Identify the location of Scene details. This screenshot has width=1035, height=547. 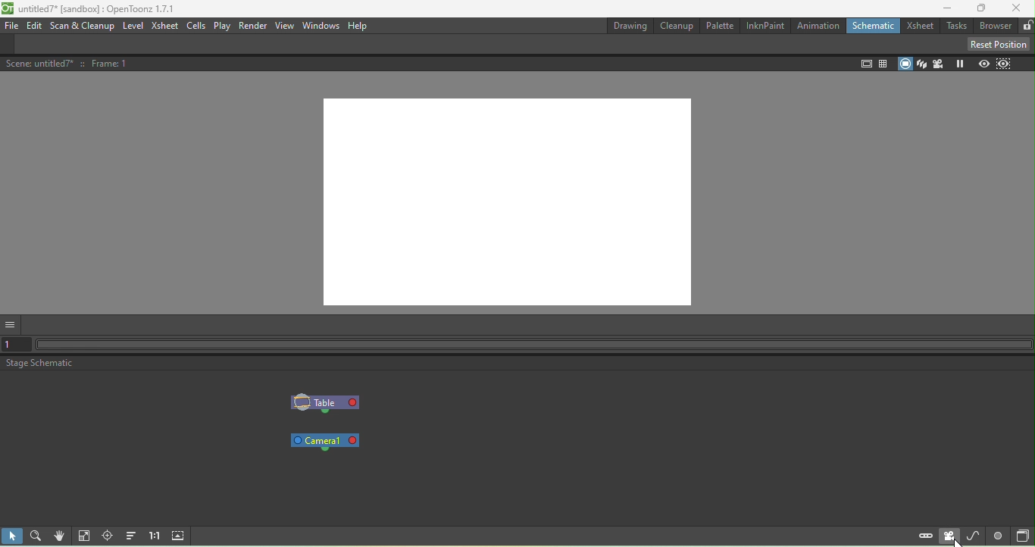
(71, 64).